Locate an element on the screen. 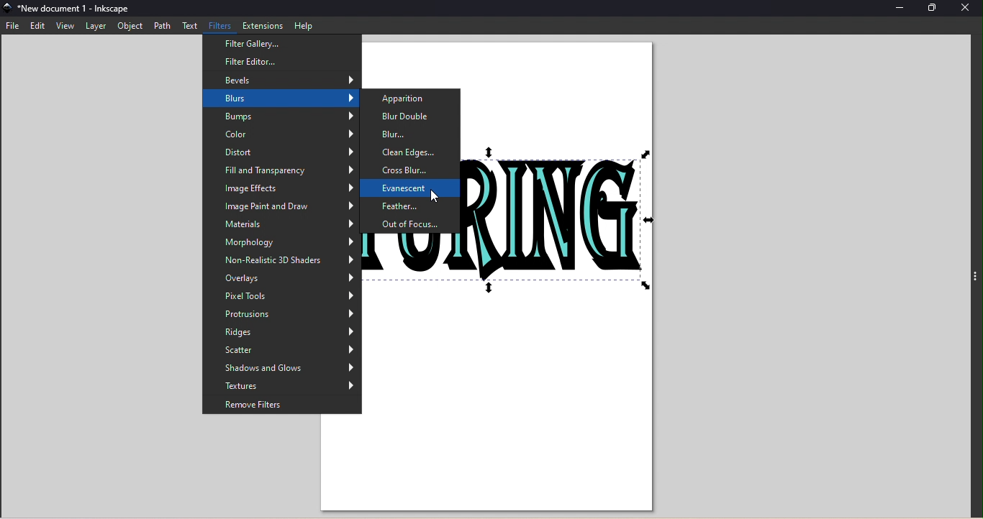 This screenshot has width=983, height=519. Close is located at coordinates (966, 9).